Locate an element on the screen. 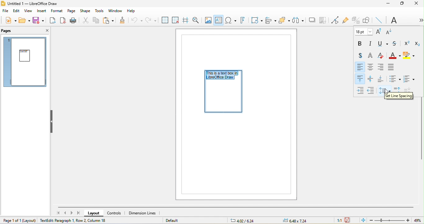 Image resolution: width=424 pixels, height=224 pixels. increase paragraph spacing is located at coordinates (397, 89).